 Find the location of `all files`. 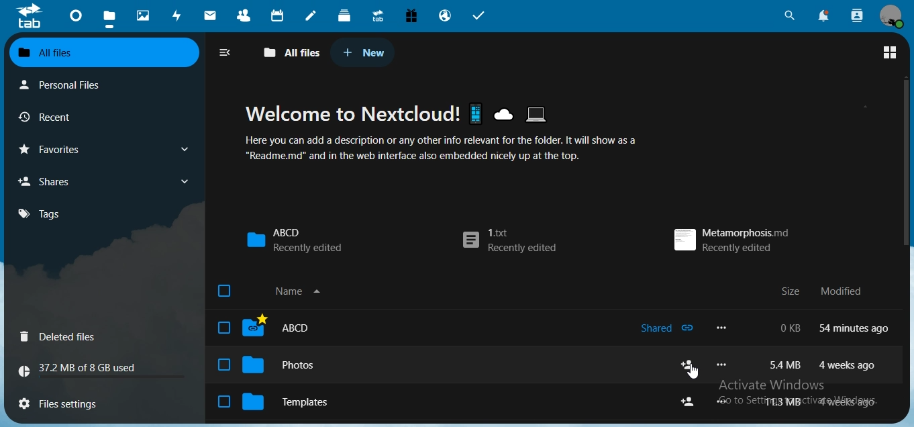

all files is located at coordinates (102, 53).